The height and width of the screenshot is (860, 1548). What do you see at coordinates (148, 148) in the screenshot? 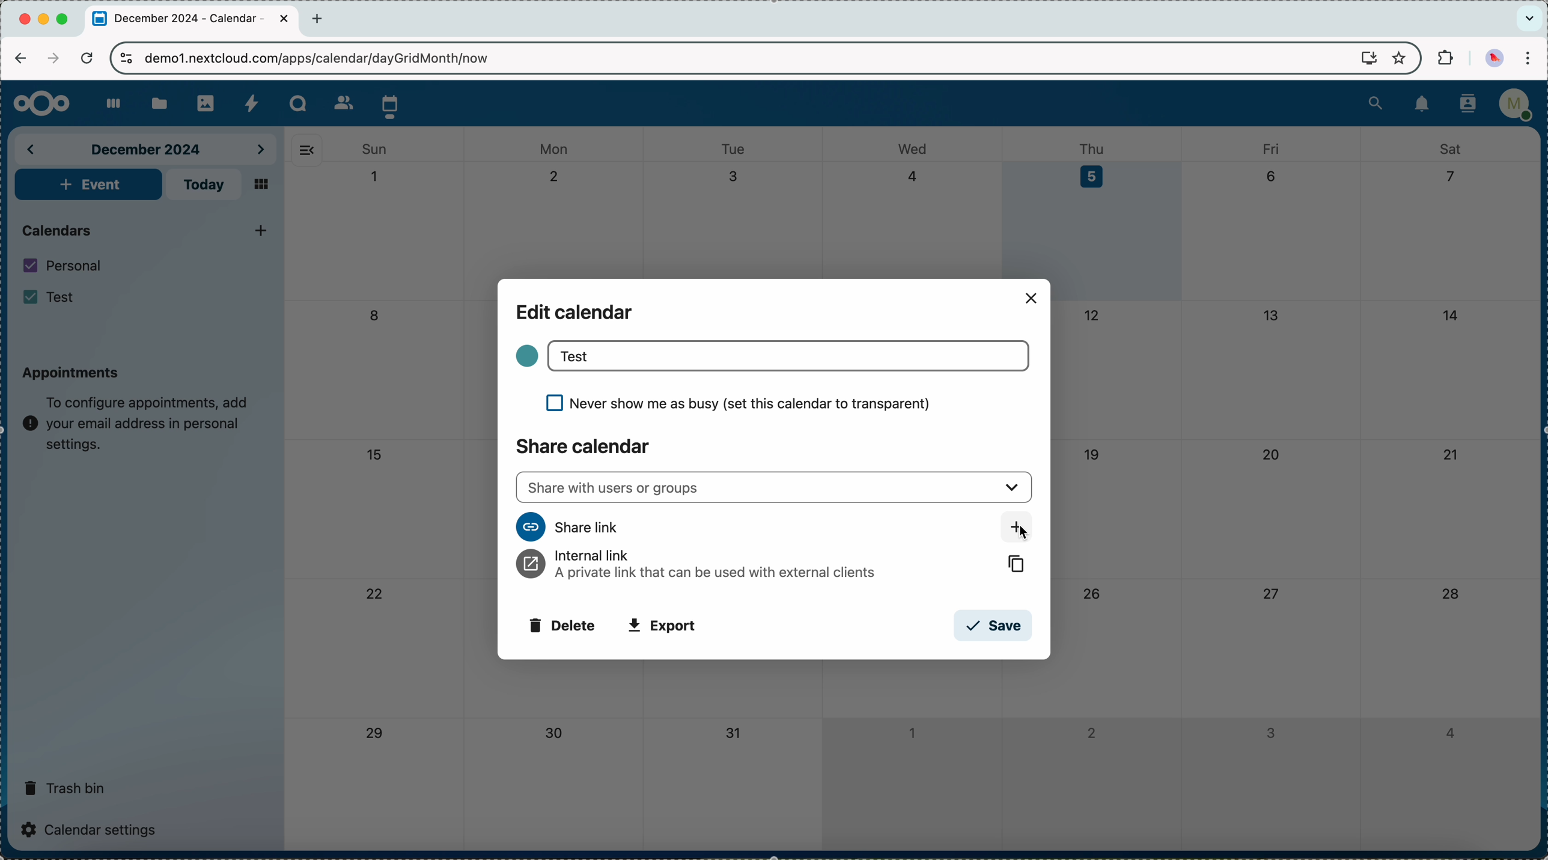
I see `december 2024` at bounding box center [148, 148].